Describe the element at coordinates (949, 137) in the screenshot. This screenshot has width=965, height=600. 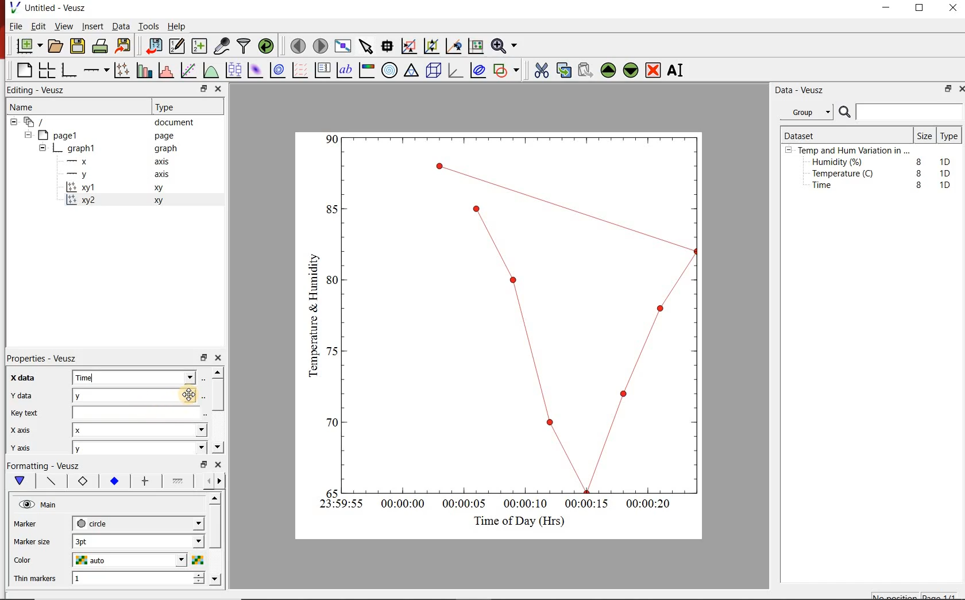
I see `Type` at that location.